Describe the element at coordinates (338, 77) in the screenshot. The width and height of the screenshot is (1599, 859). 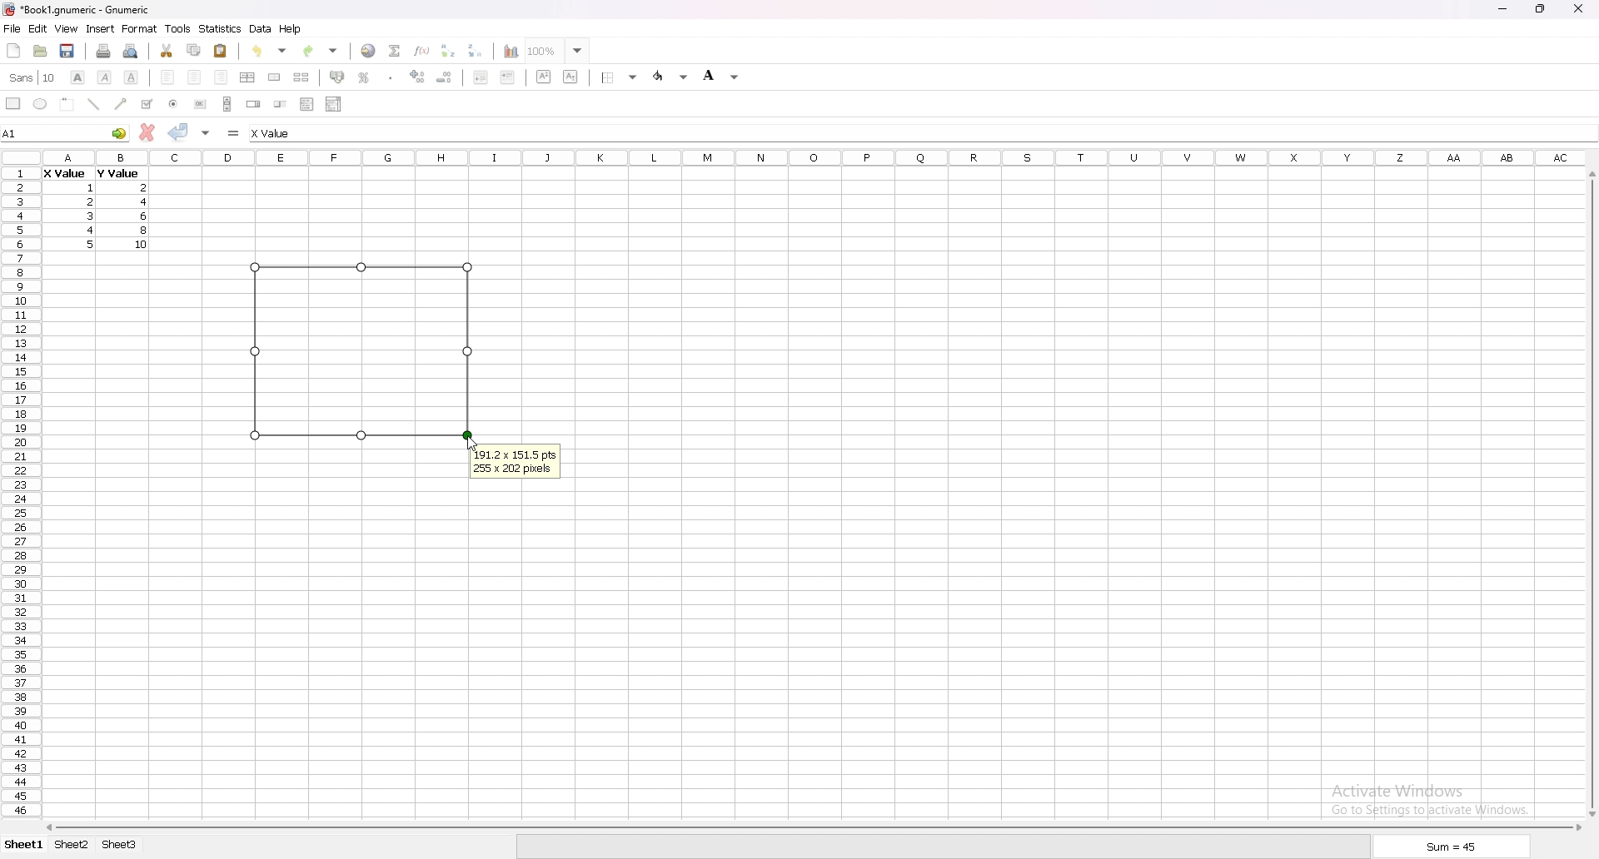
I see `accounting` at that location.